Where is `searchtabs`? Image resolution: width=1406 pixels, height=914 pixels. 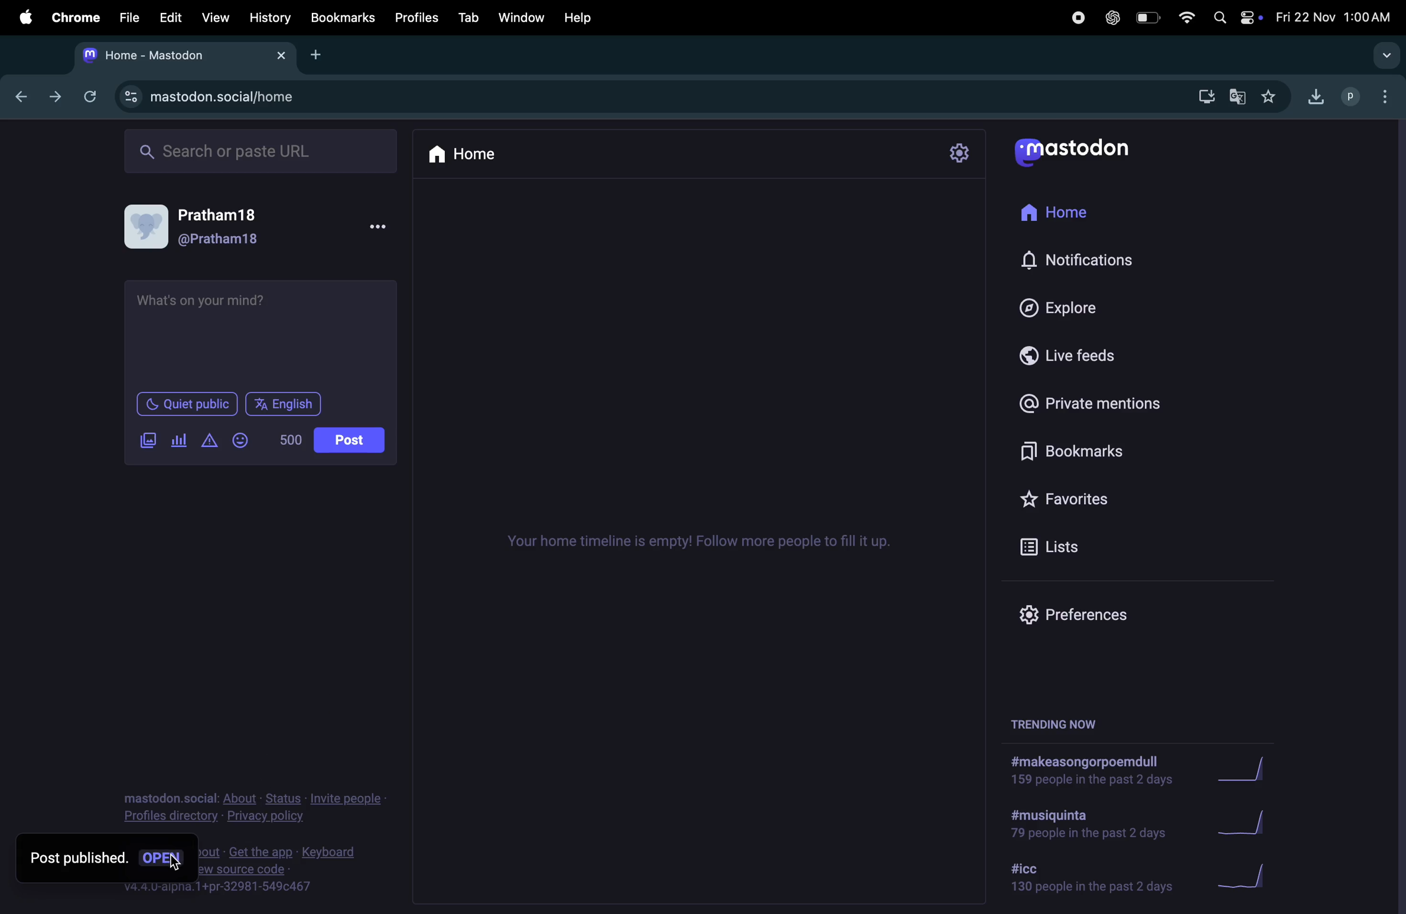 searchtabs is located at coordinates (1382, 58).